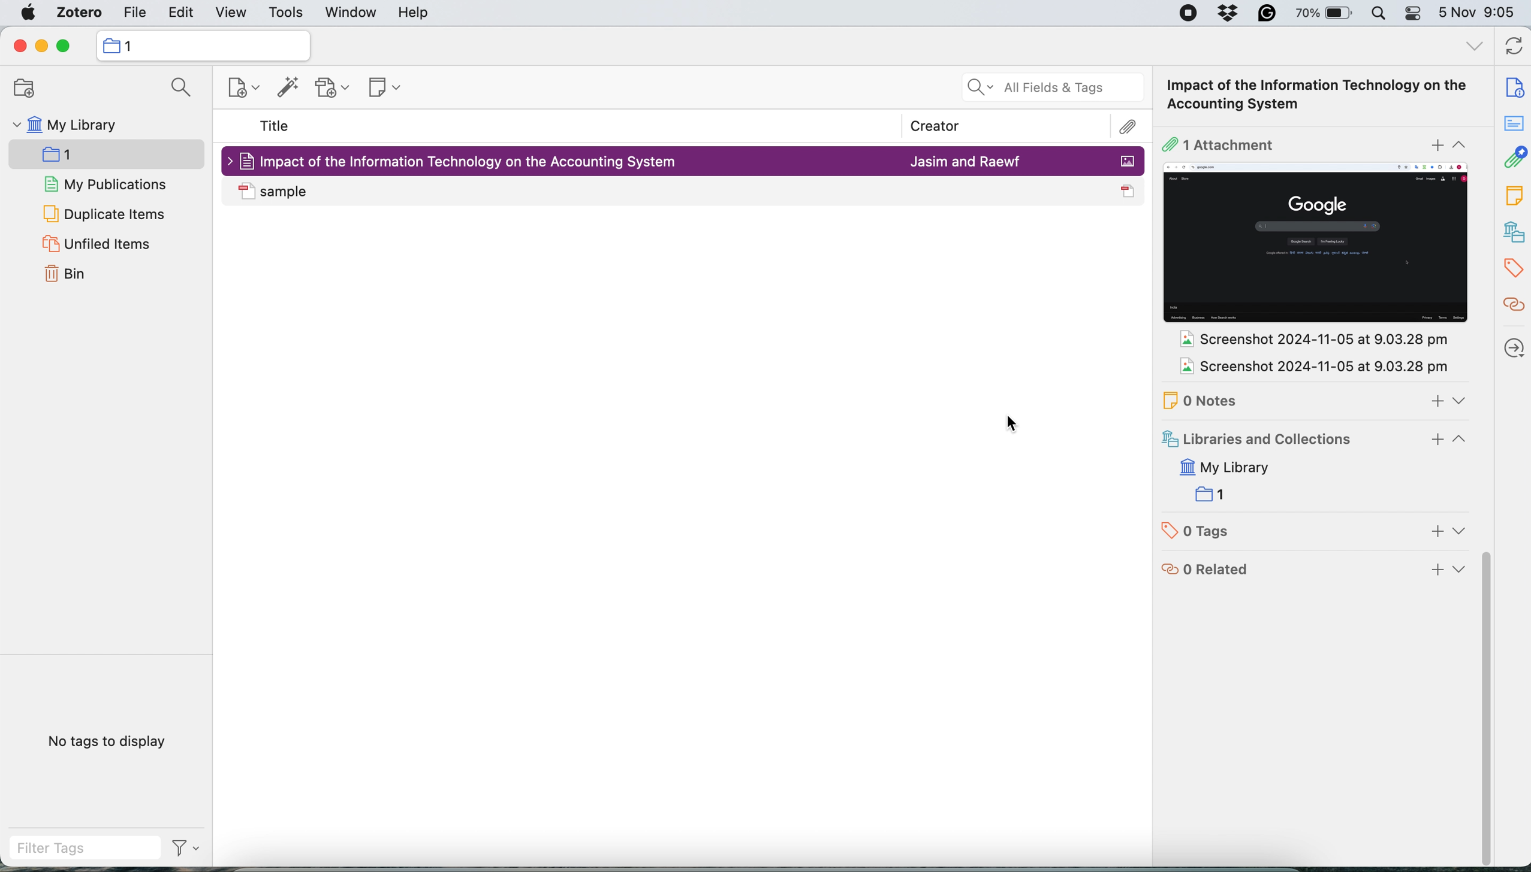 Image resolution: width=1531 pixels, height=872 pixels. What do you see at coordinates (107, 186) in the screenshot?
I see `my publications` at bounding box center [107, 186].